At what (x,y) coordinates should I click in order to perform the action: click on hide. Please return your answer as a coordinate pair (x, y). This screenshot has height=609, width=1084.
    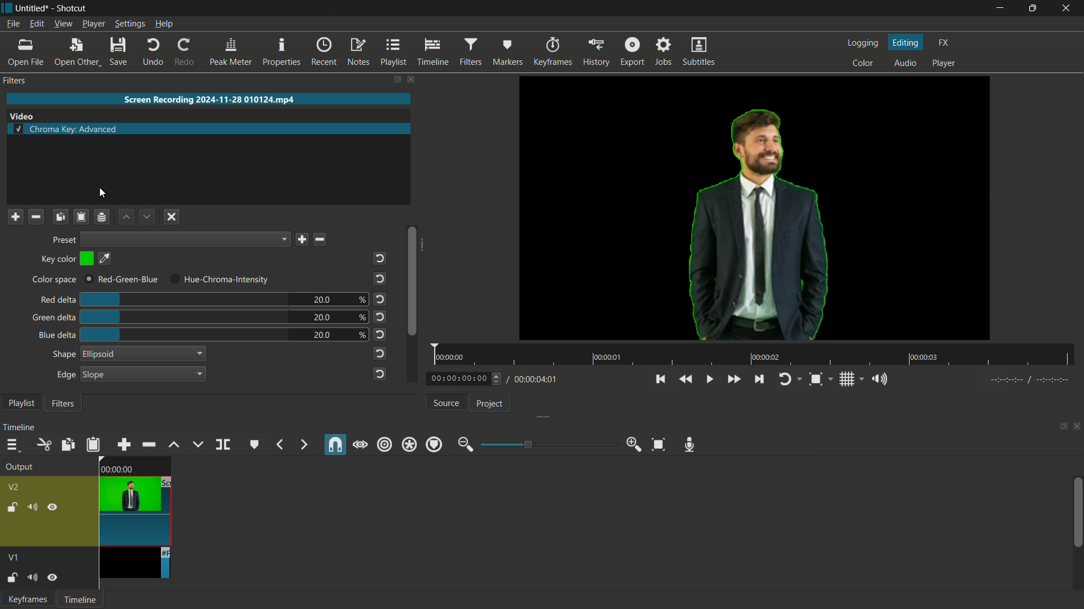
    Looking at the image, I should click on (52, 577).